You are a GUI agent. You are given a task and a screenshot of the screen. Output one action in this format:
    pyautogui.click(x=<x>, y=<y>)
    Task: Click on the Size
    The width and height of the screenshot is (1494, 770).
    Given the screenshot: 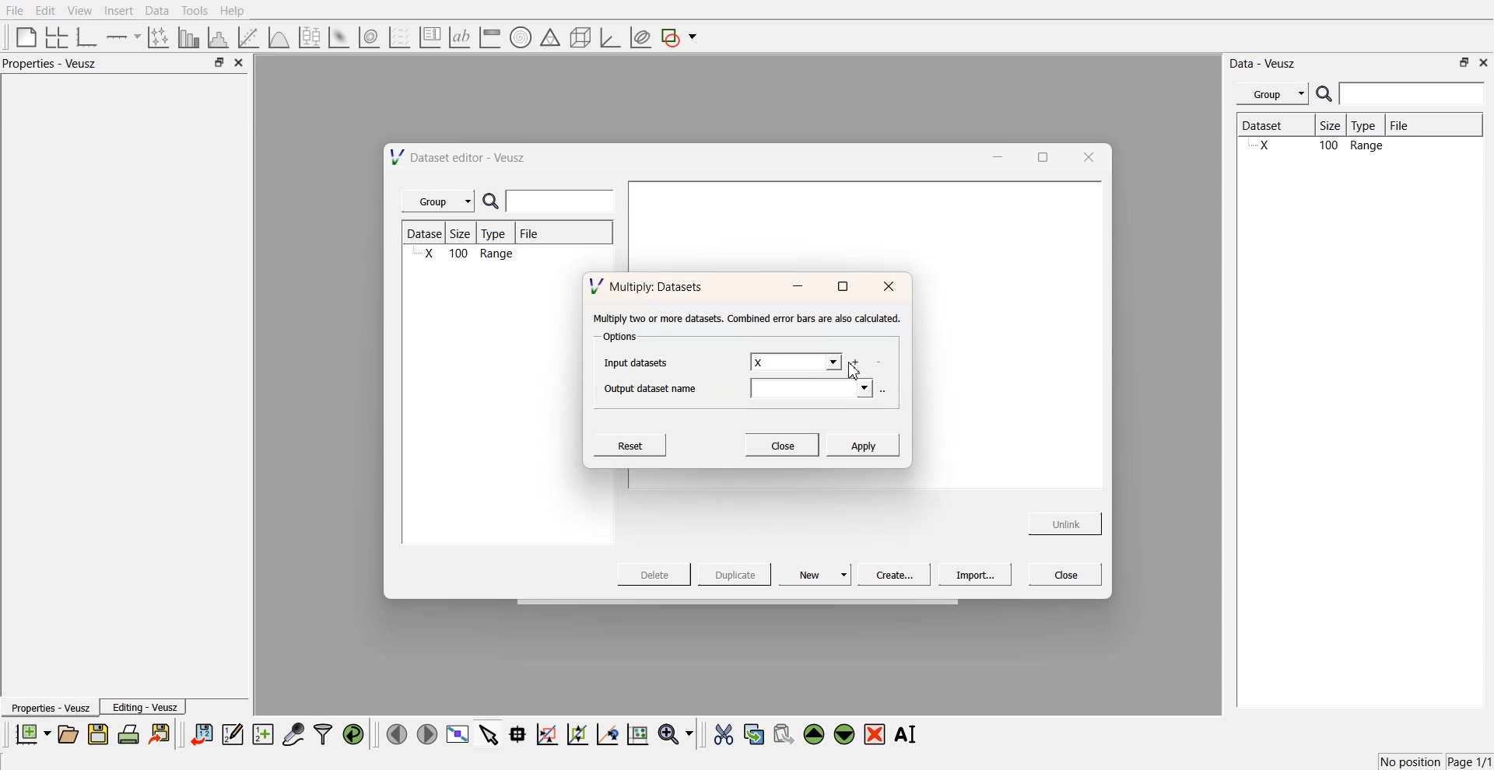 What is the action you would take?
    pyautogui.click(x=465, y=234)
    